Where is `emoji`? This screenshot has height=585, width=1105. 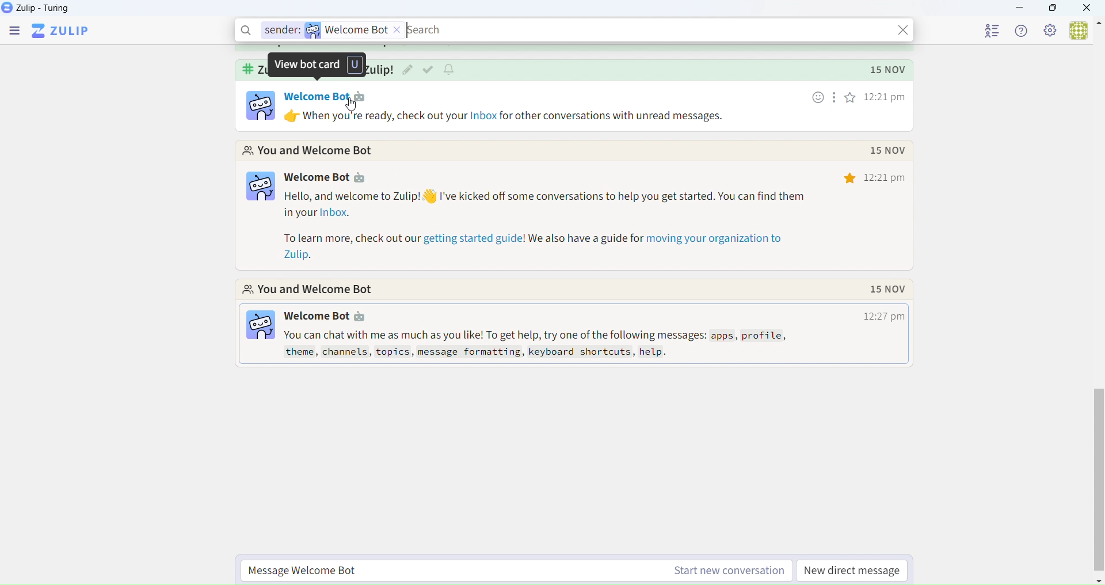 emoji is located at coordinates (818, 98).